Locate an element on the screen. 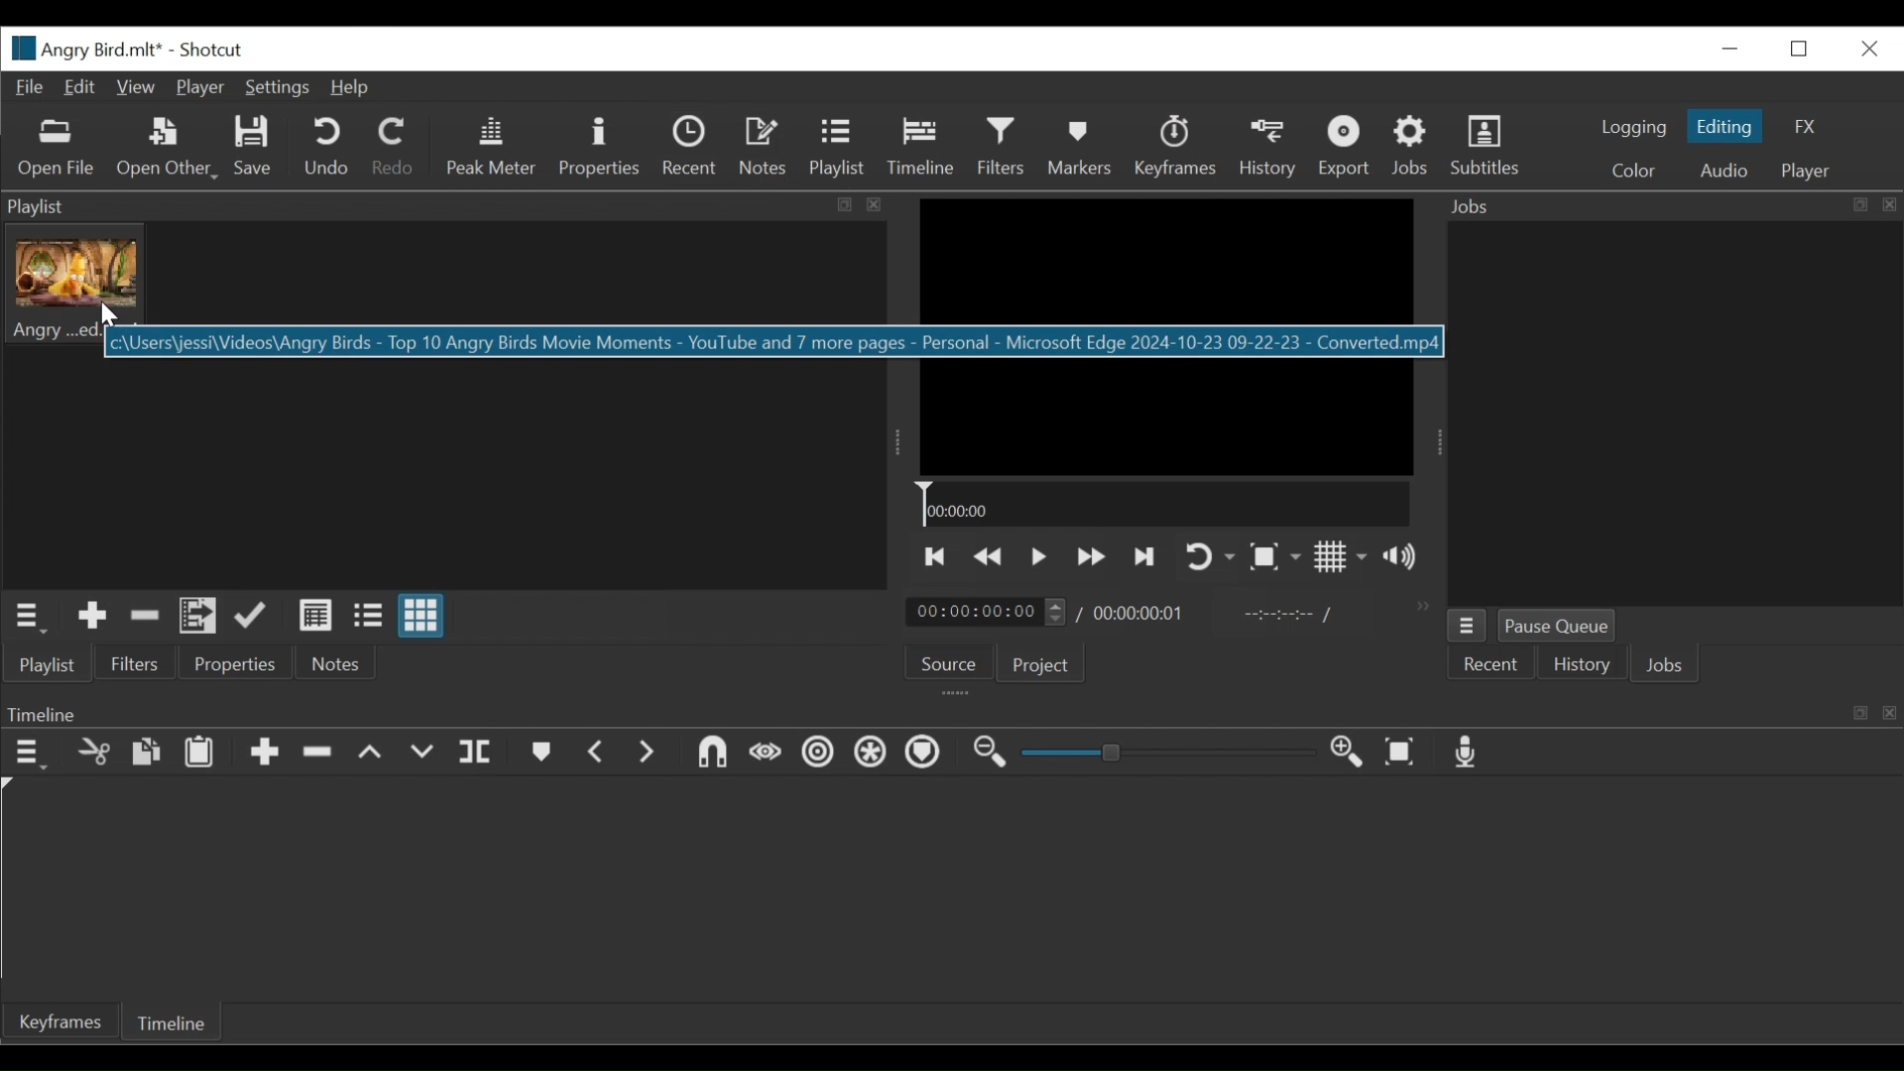  bookmark is located at coordinates (541, 755).